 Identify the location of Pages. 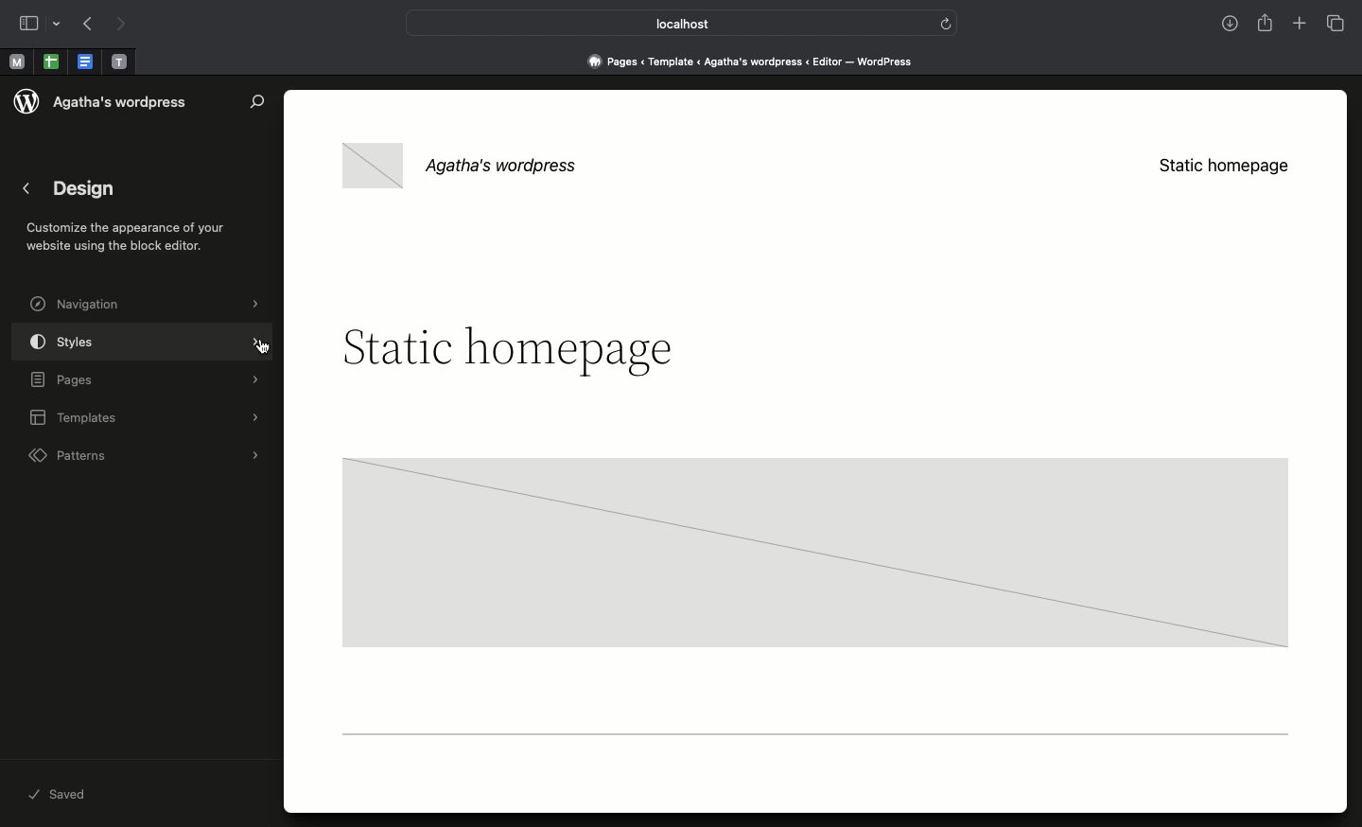
(149, 381).